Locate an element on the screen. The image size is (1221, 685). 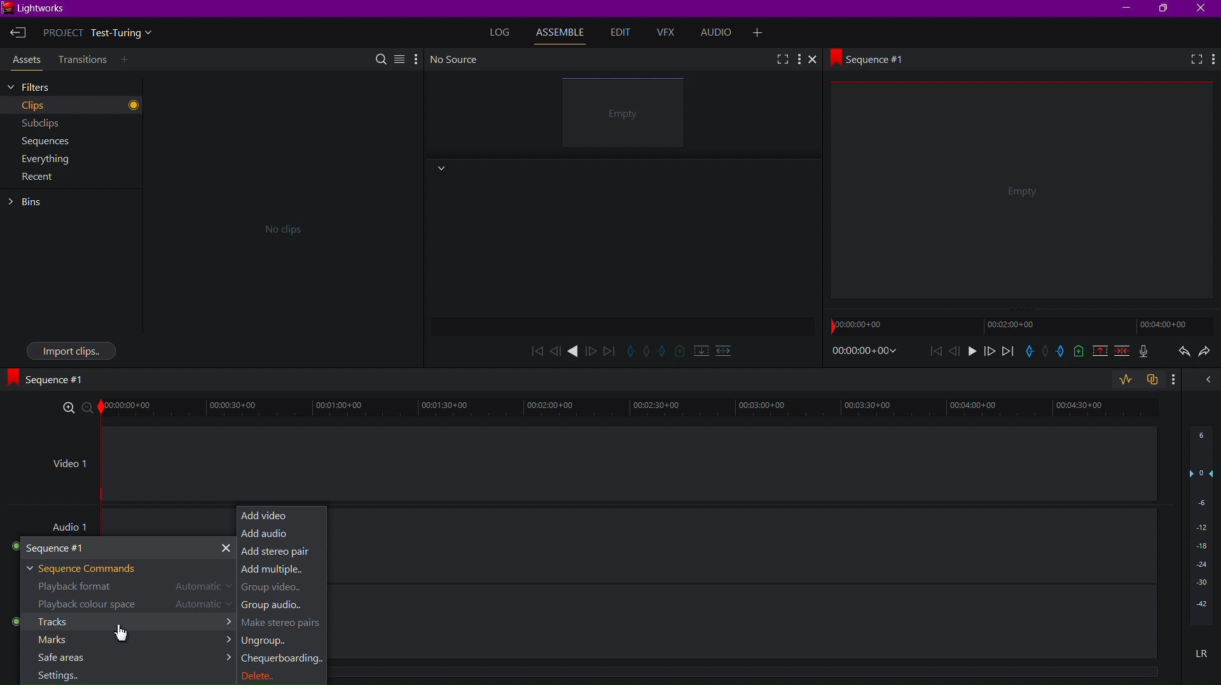
Group video is located at coordinates (275, 590).